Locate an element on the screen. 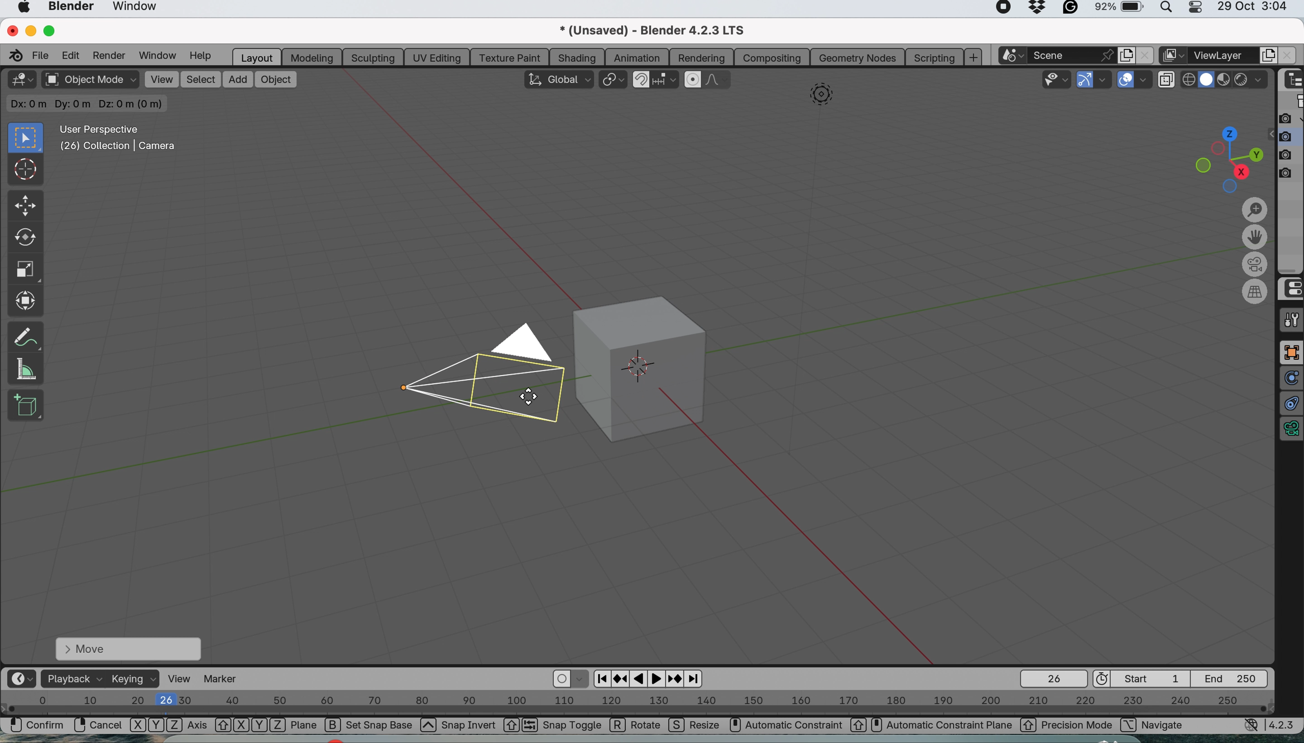 The width and height of the screenshot is (1304, 743). Dc: 0 m Dy: 0 m (0 m) is located at coordinates (89, 104).